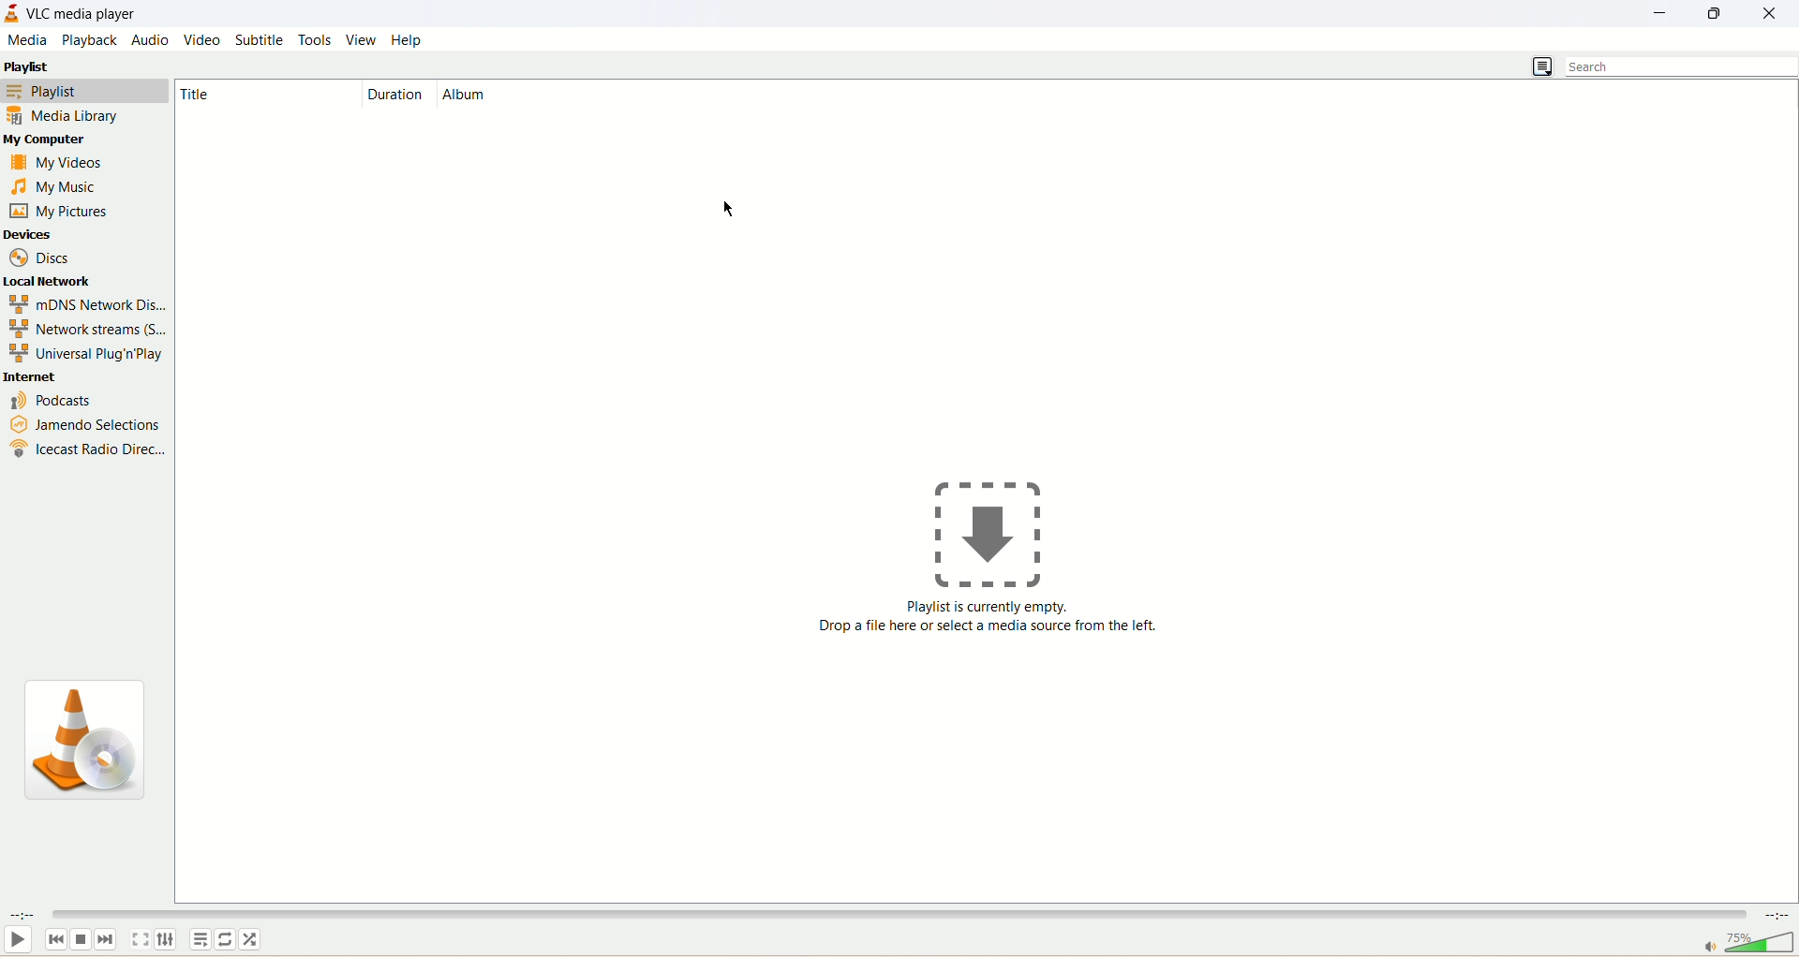 This screenshot has height=957, width=1799. I want to click on jamendo selection, so click(86, 425).